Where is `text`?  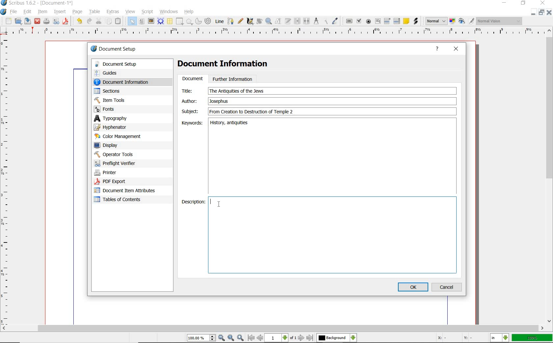 text is located at coordinates (237, 91).